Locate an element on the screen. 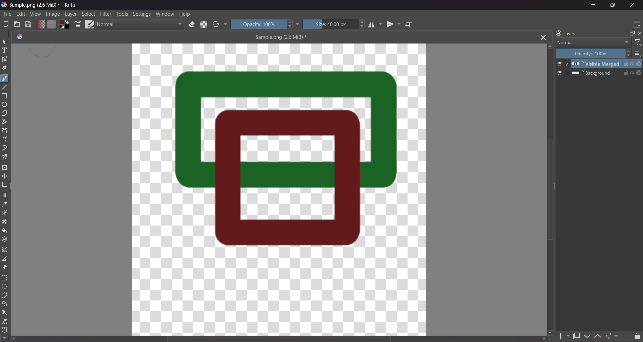 This screenshot has height=342, width=643. Scroll left is located at coordinates (15, 339).